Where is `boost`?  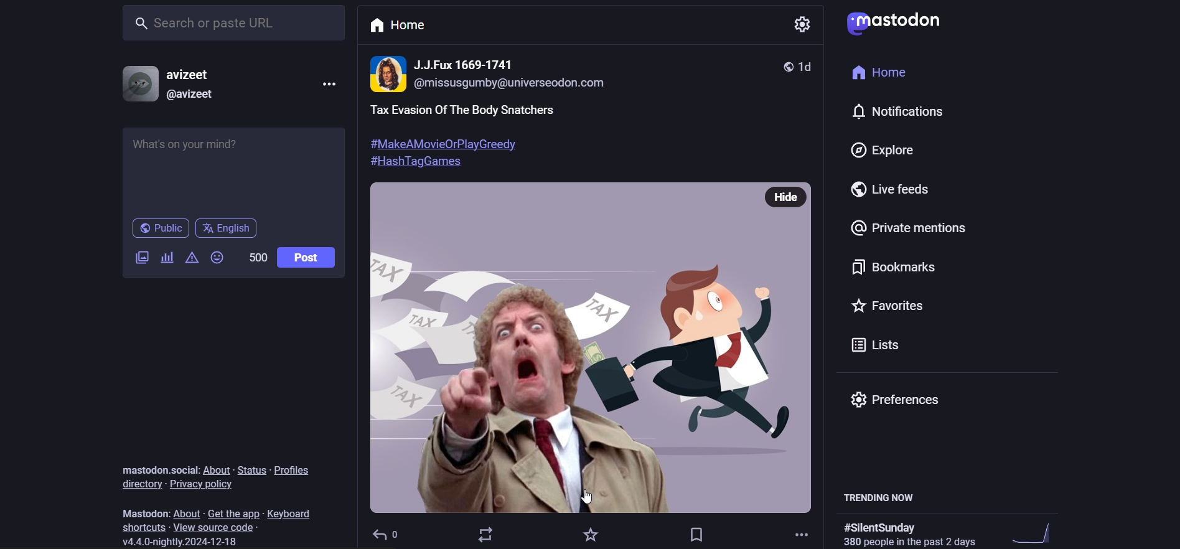
boost is located at coordinates (484, 536).